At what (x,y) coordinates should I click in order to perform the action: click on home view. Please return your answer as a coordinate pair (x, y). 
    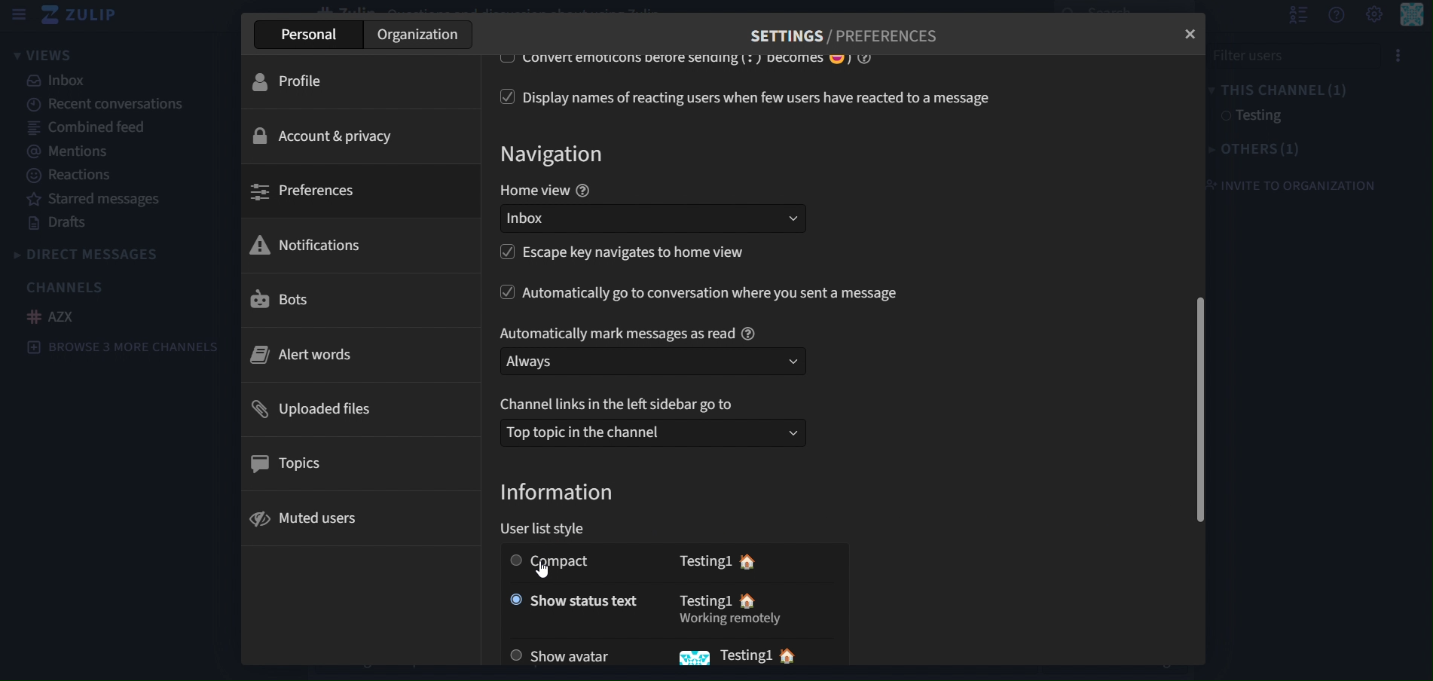
    Looking at the image, I should click on (545, 191).